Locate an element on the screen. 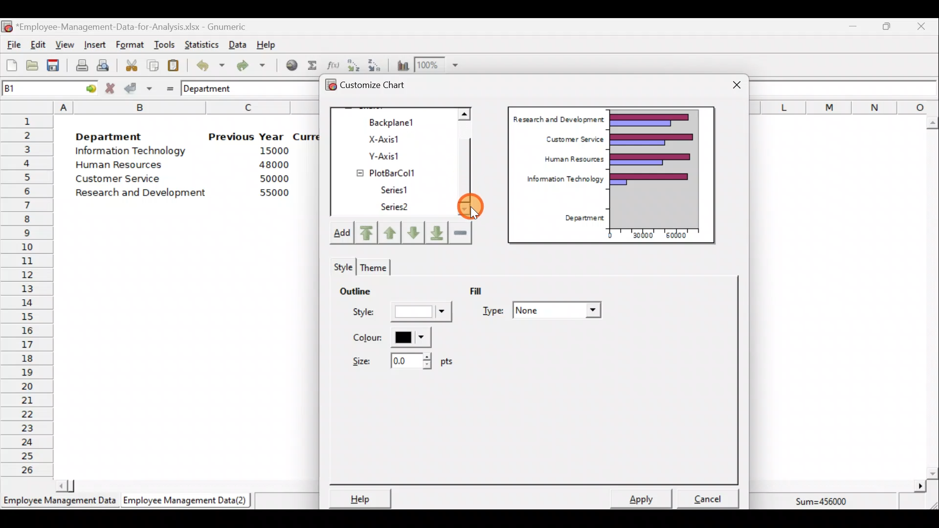 This screenshot has height=528, width=939. Apply is located at coordinates (646, 498).